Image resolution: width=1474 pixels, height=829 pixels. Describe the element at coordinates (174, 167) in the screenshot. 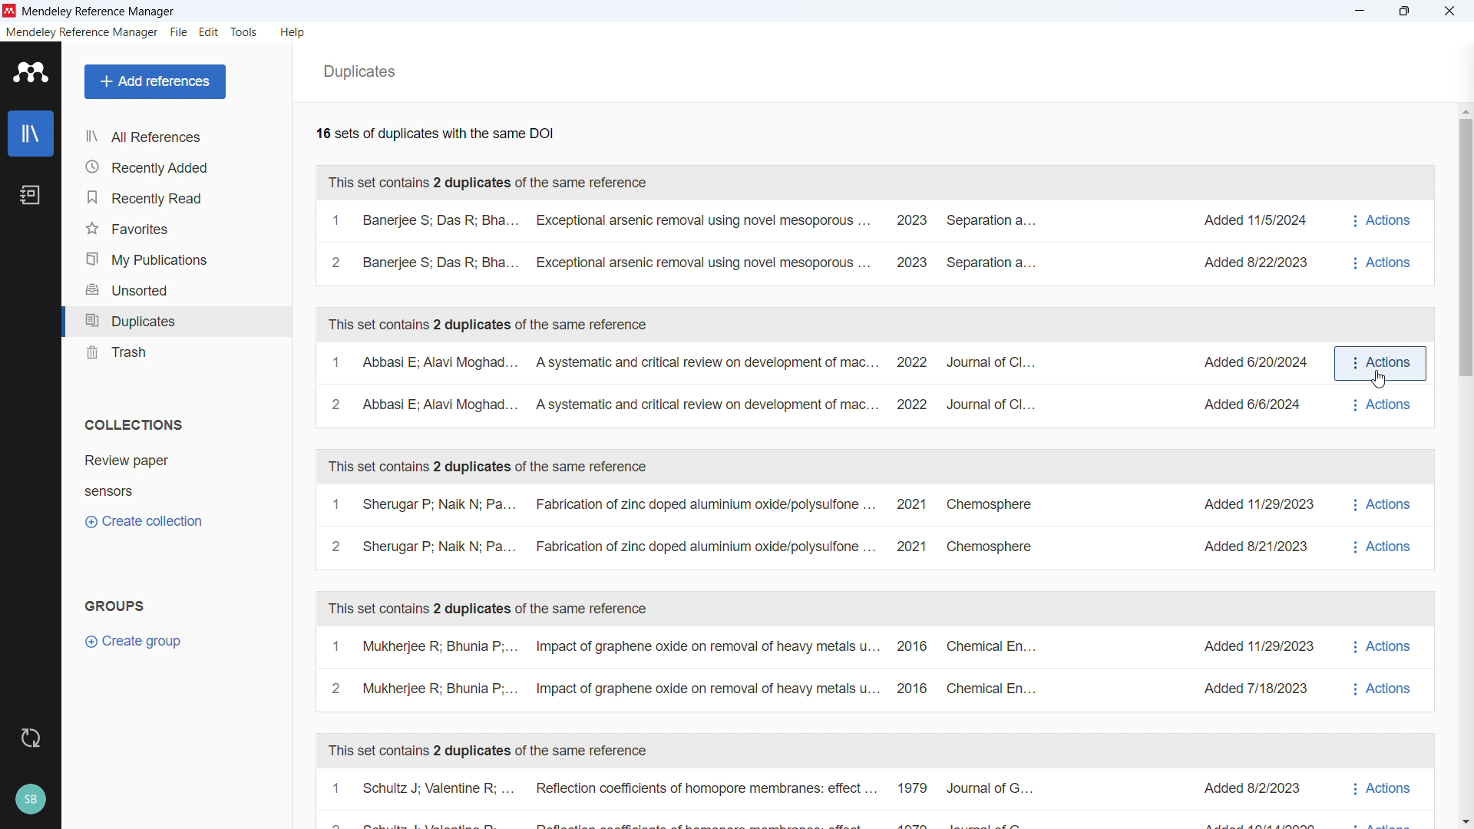

I see `recently added ` at that location.